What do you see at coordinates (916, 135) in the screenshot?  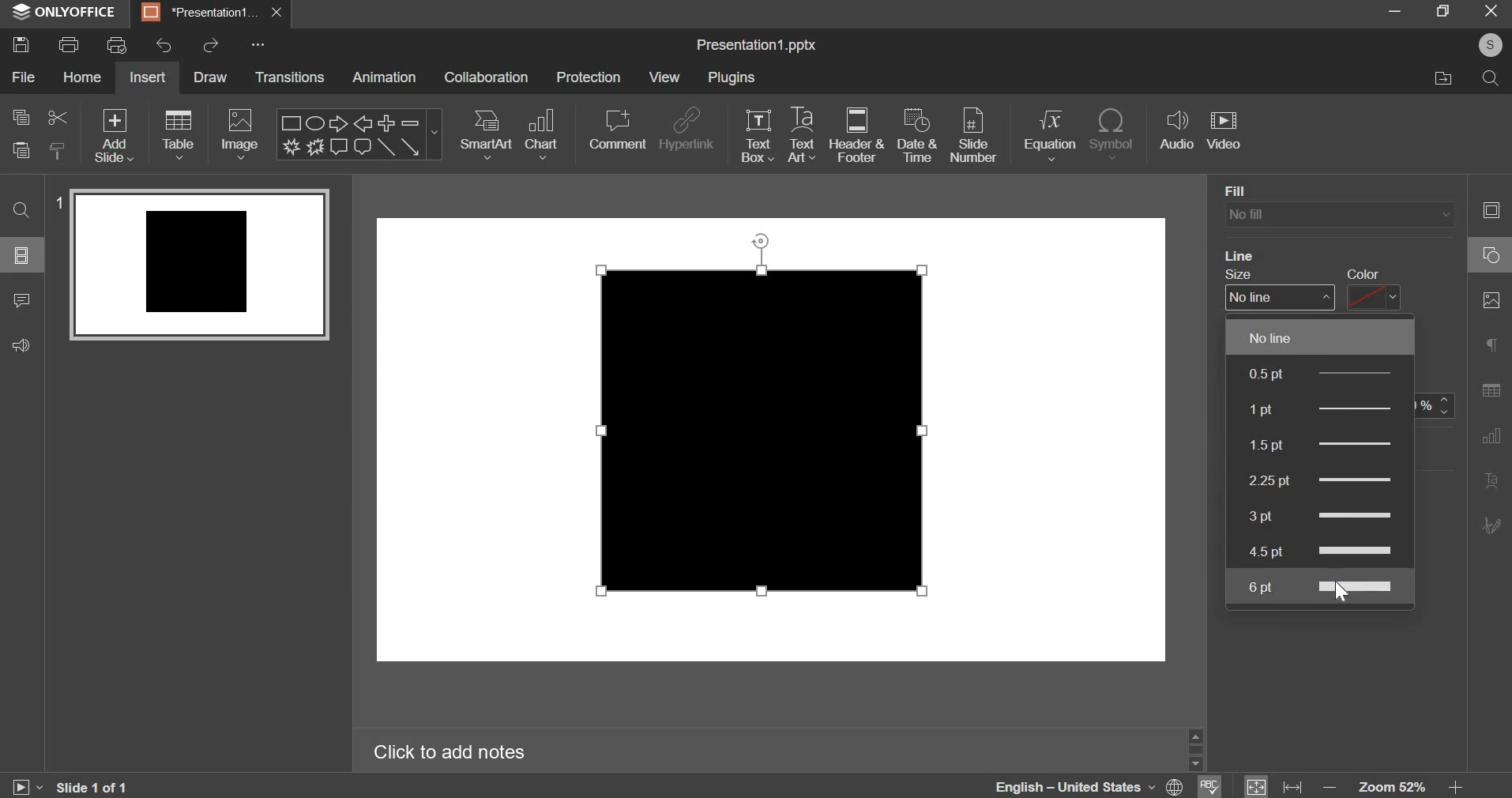 I see `date & time` at bounding box center [916, 135].